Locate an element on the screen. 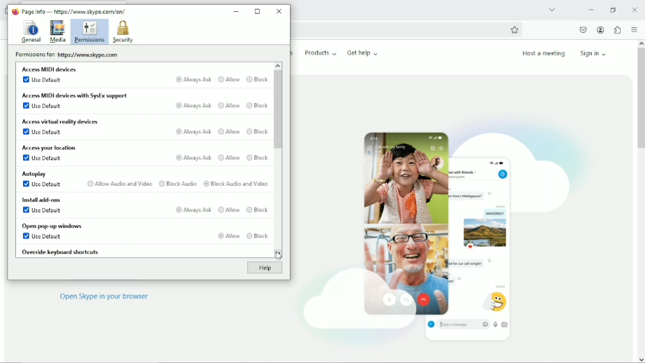 The image size is (645, 363). Block is located at coordinates (258, 235).